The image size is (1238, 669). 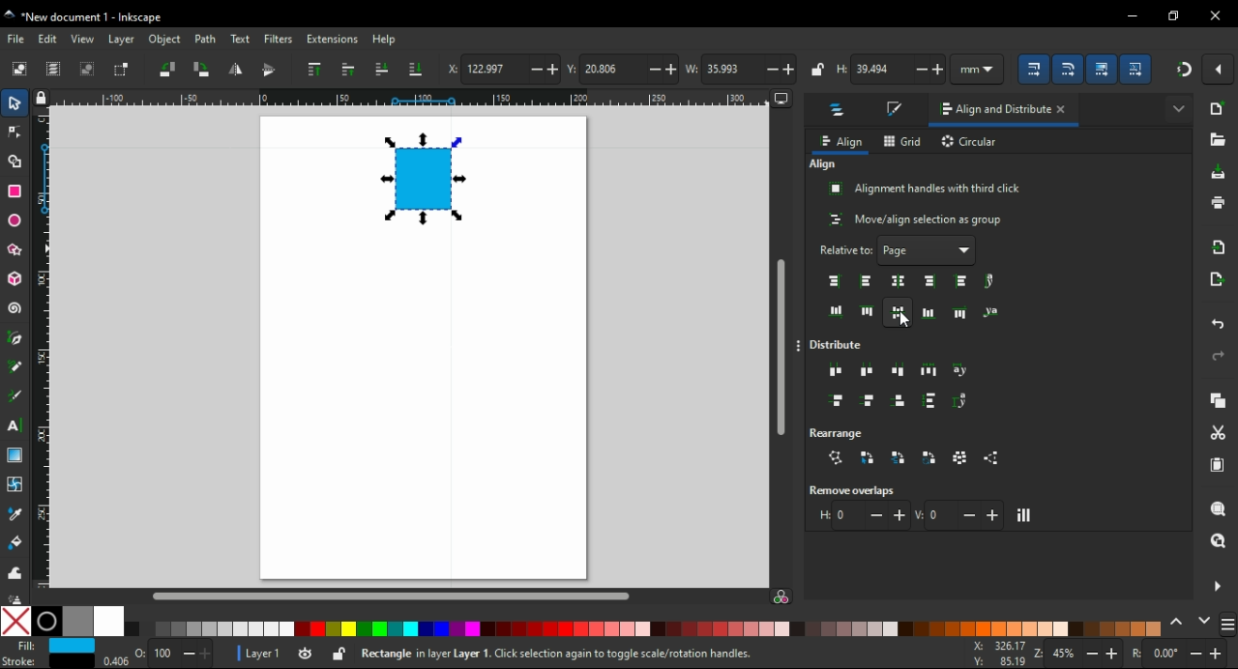 I want to click on move/align selection as group, so click(x=917, y=219).